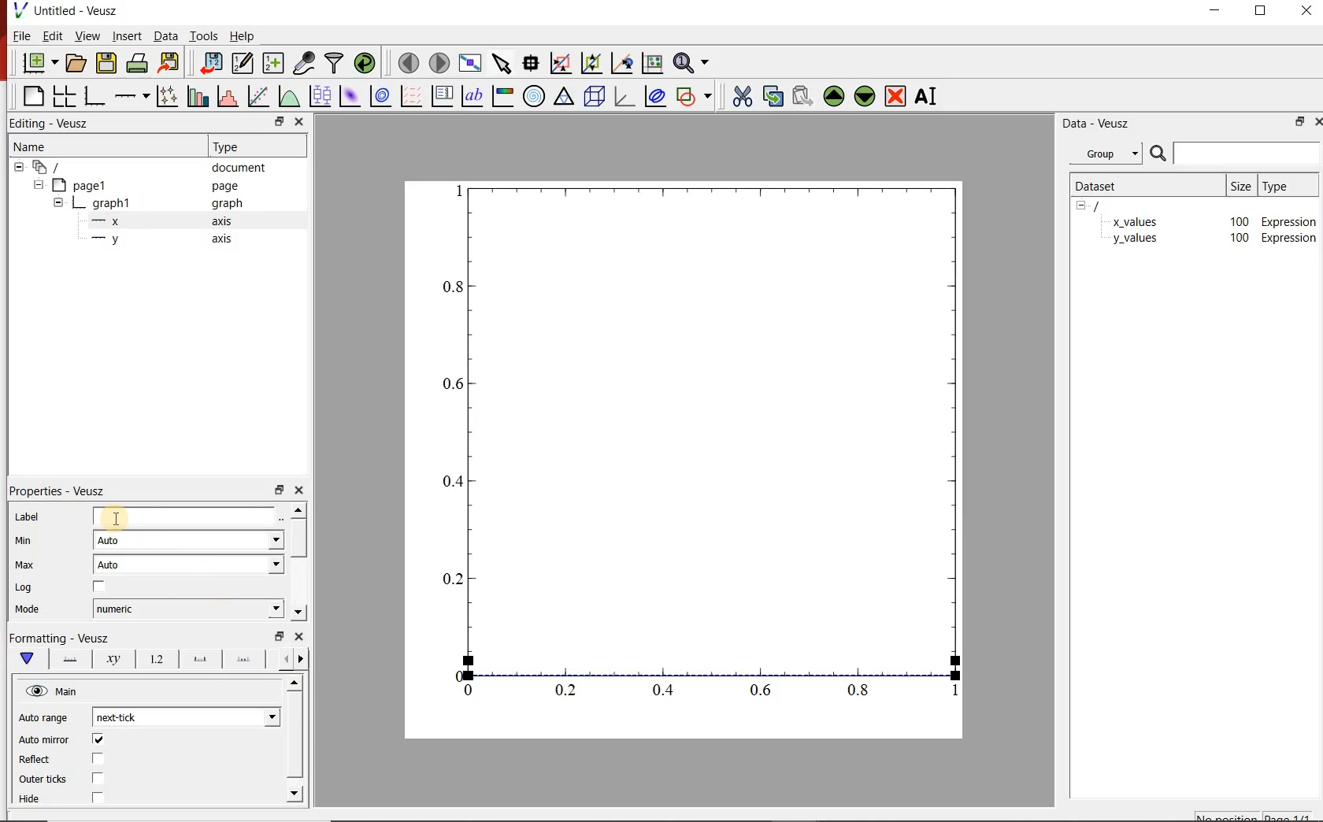 This screenshot has width=1323, height=822. I want to click on 3d graph, so click(625, 98).